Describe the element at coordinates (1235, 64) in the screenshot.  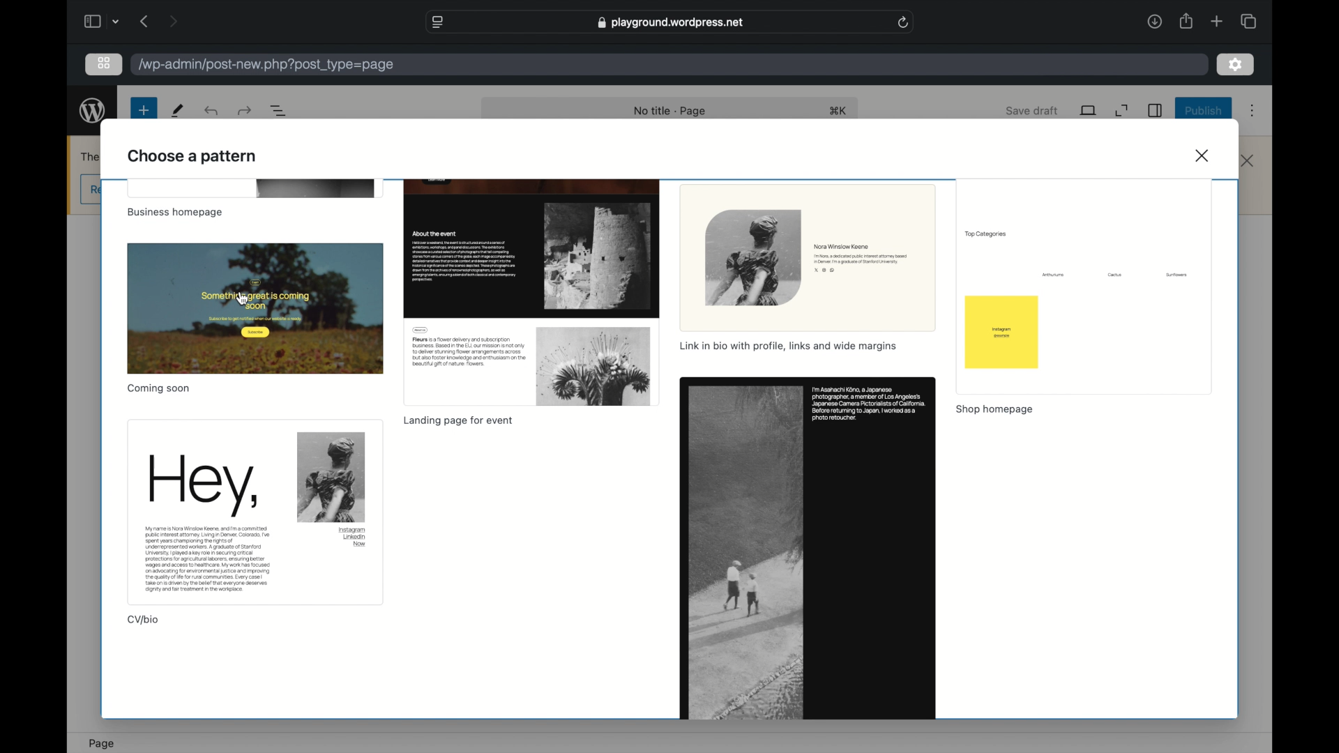
I see `settings` at that location.